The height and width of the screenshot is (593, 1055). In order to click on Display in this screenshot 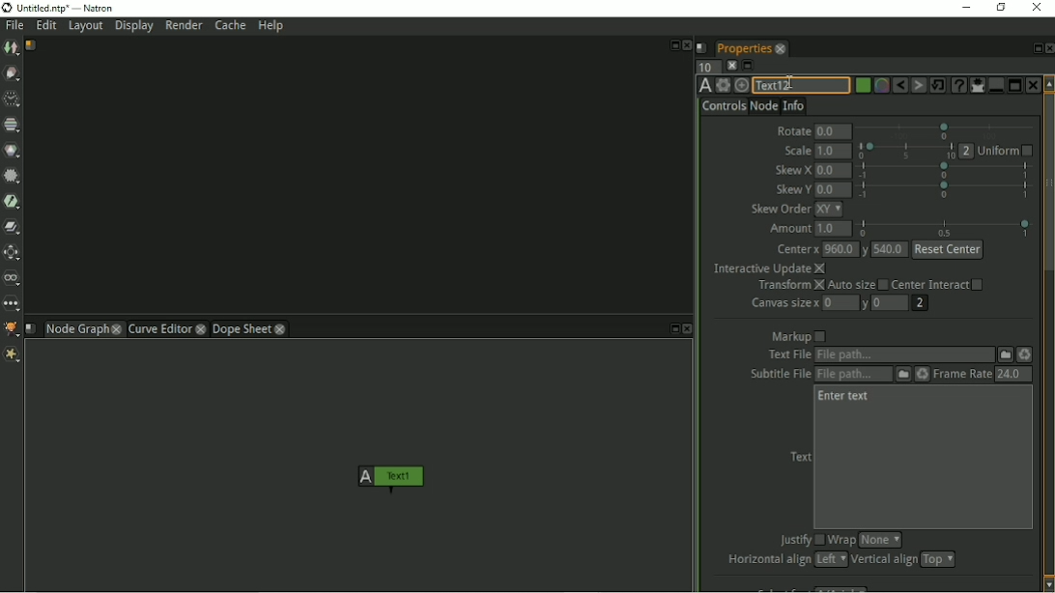, I will do `click(135, 27)`.